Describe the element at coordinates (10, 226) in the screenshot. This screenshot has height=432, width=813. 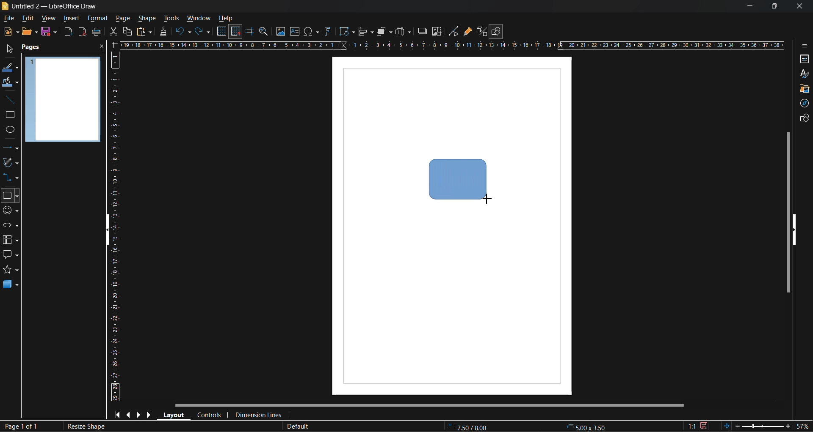
I see `block arrows` at that location.